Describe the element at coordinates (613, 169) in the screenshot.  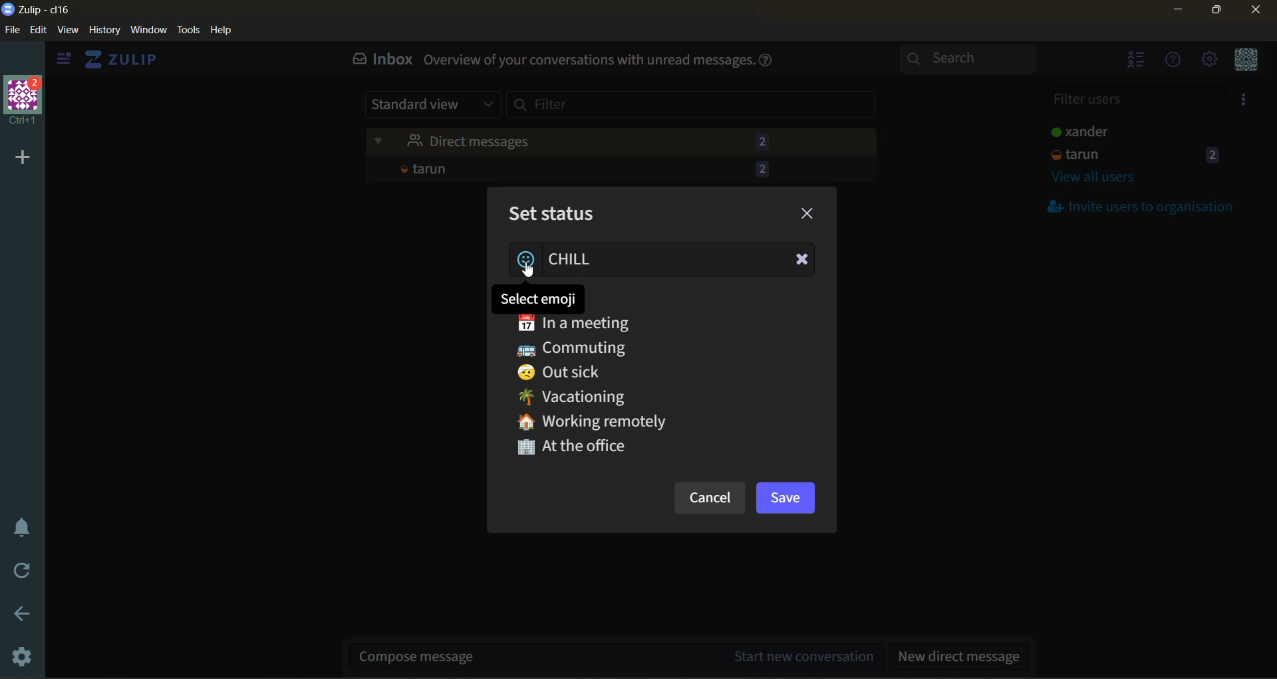
I see `tarun` at that location.